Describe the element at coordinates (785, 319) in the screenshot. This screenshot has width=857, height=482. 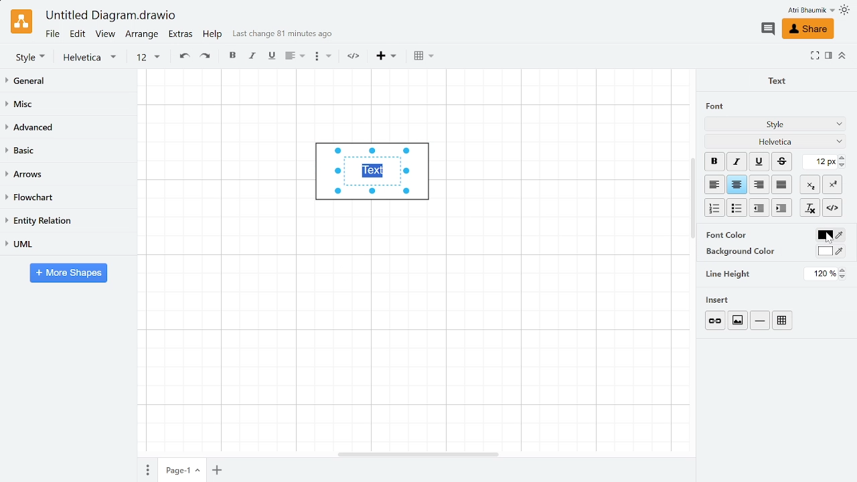
I see `Table` at that location.